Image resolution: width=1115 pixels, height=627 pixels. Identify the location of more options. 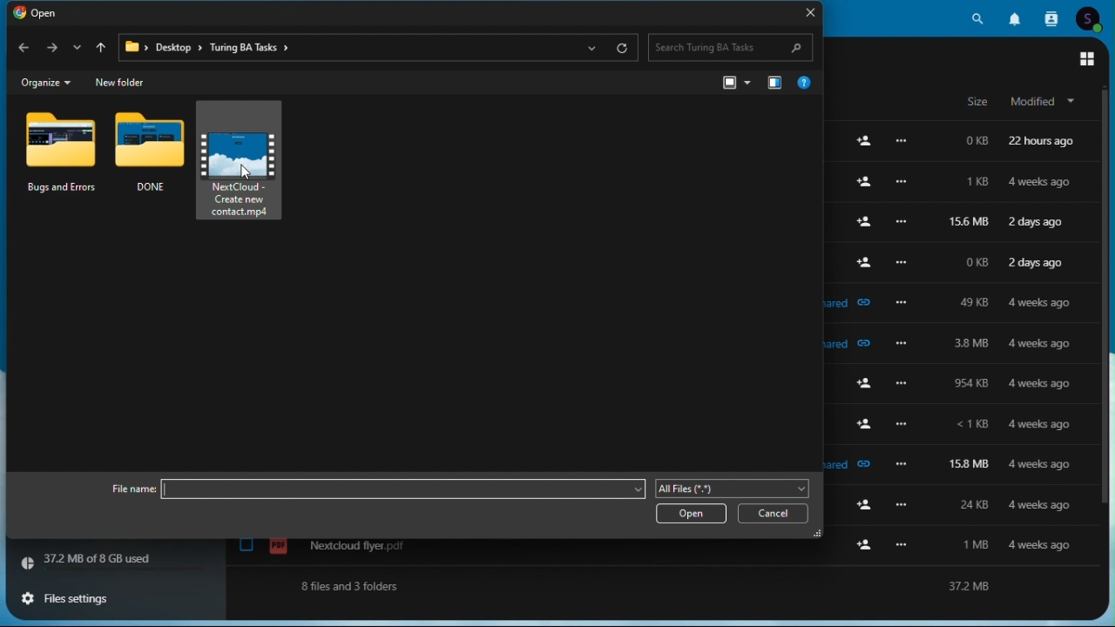
(901, 224).